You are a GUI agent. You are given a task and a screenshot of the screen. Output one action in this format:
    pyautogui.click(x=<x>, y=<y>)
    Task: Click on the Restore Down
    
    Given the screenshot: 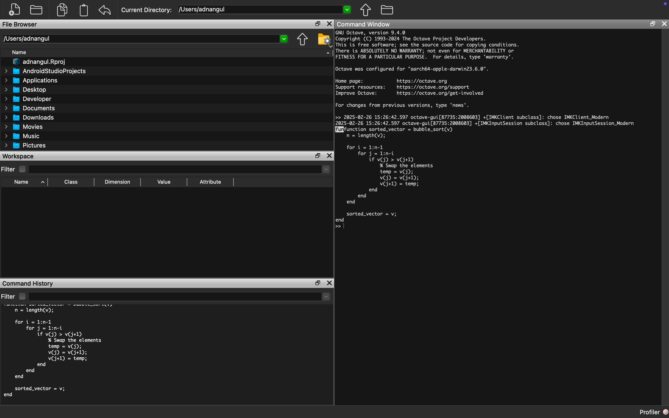 What is the action you would take?
    pyautogui.click(x=318, y=156)
    